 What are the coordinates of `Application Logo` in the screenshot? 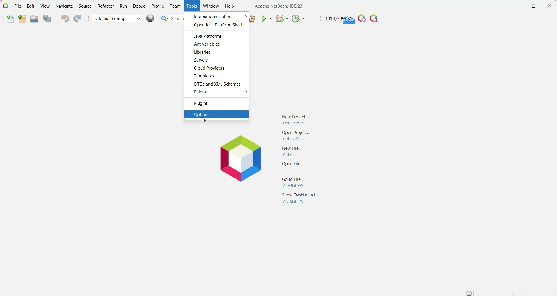 It's located at (239, 159).